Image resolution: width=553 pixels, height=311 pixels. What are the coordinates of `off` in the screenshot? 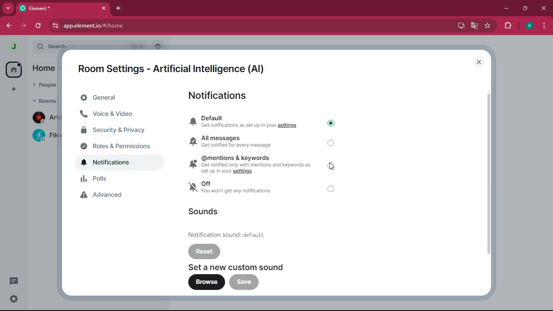 It's located at (332, 144).